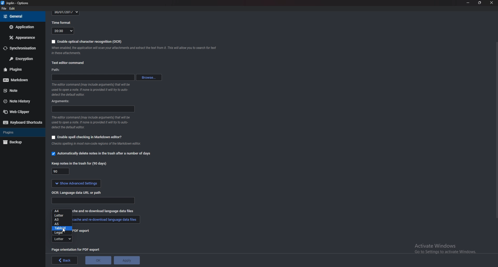 The width and height of the screenshot is (498, 267). What do you see at coordinates (63, 224) in the screenshot?
I see `A5` at bounding box center [63, 224].